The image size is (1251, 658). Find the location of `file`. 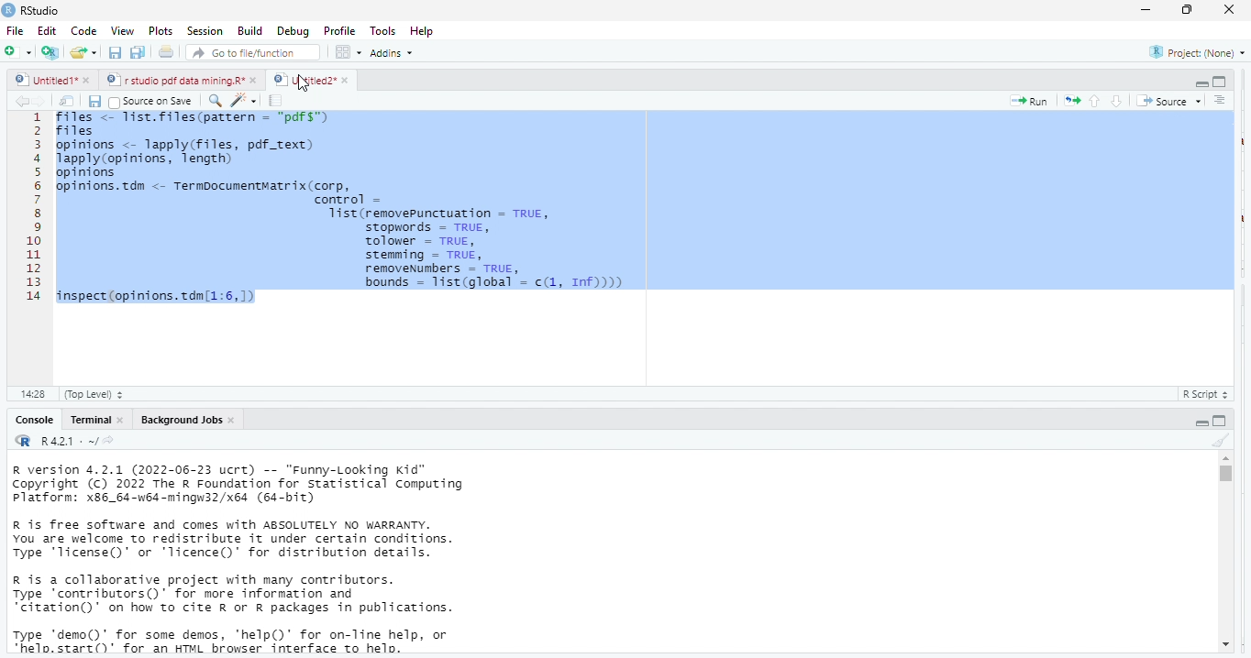

file is located at coordinates (17, 30).